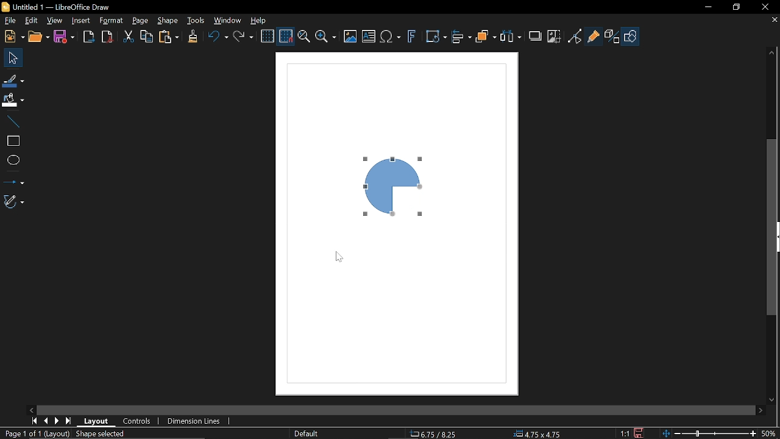 This screenshot has height=439, width=780. Describe the element at coordinates (193, 37) in the screenshot. I see `Clone` at that location.